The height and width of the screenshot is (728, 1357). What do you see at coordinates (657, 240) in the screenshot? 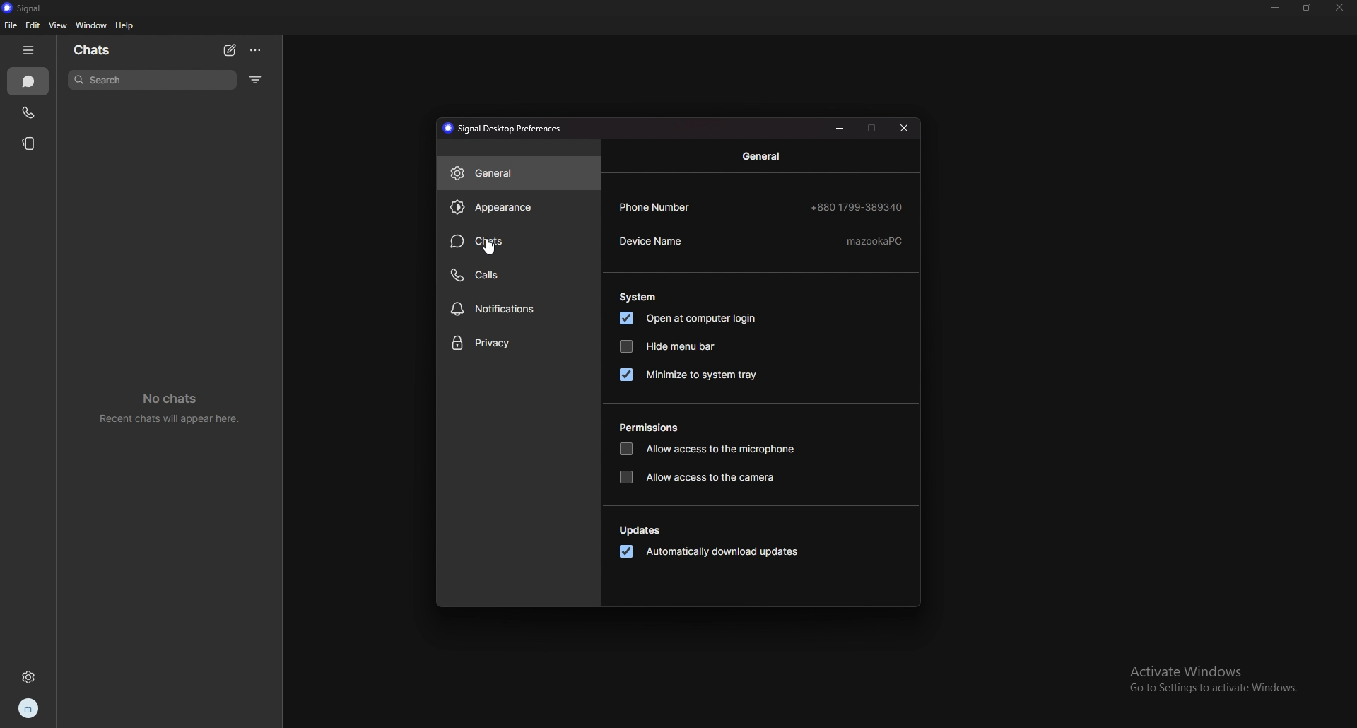
I see `device name` at bounding box center [657, 240].